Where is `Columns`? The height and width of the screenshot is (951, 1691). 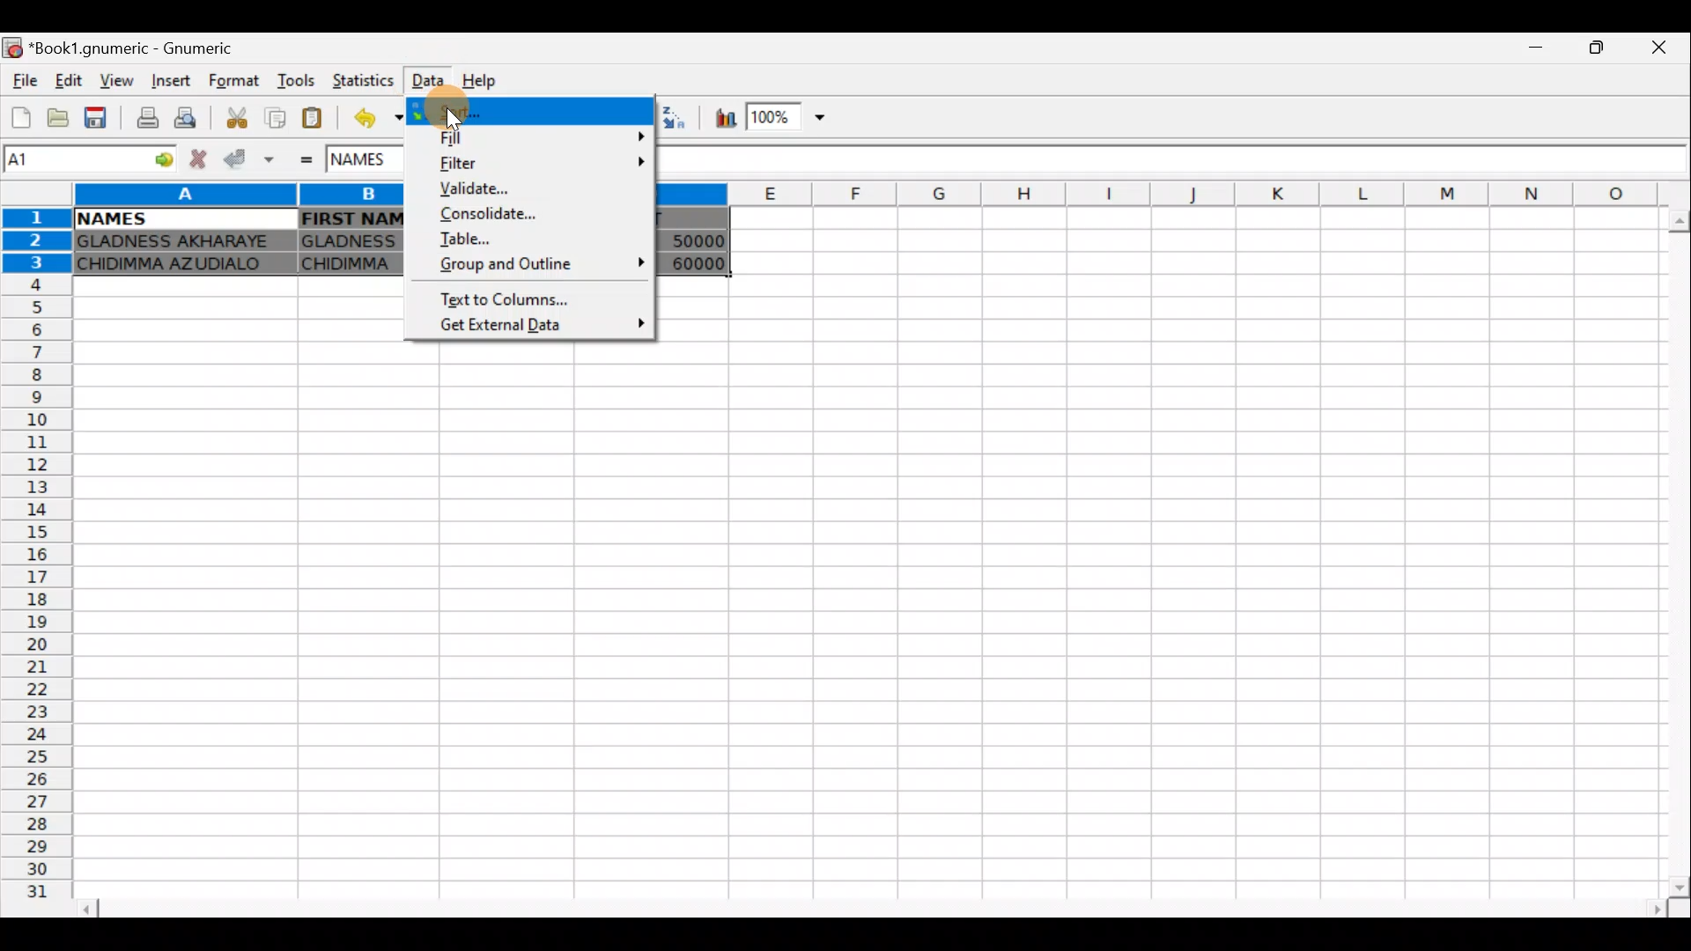
Columns is located at coordinates (1178, 193).